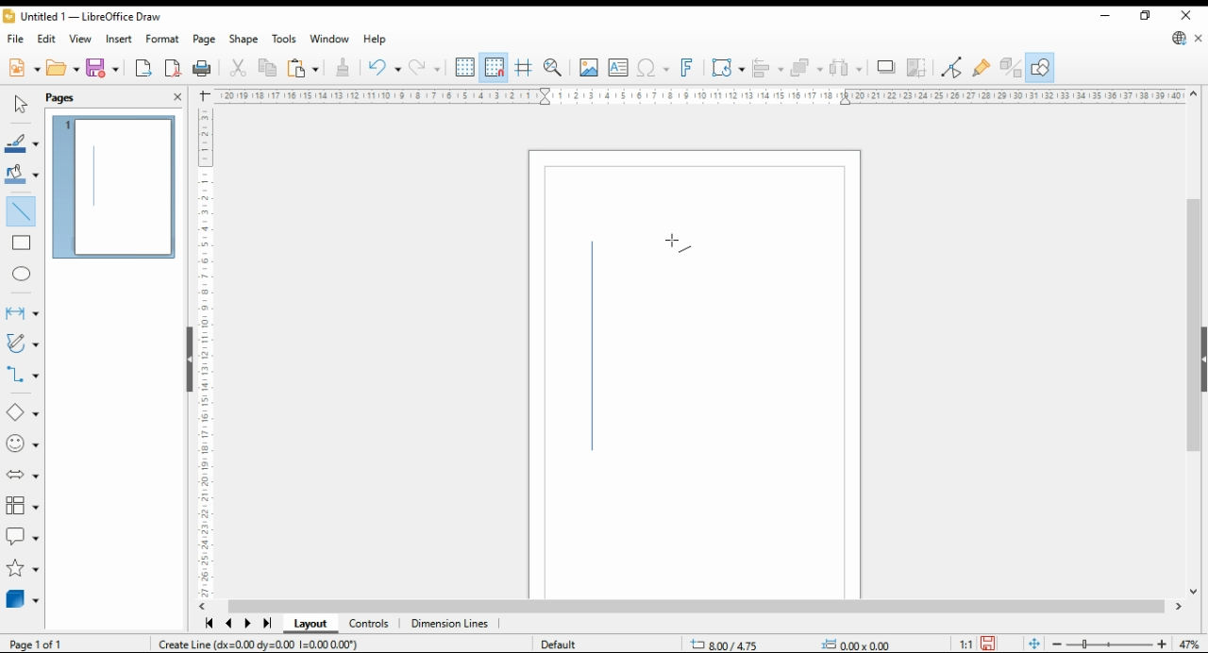 The width and height of the screenshot is (1208, 653). Describe the element at coordinates (23, 537) in the screenshot. I see `callout shapes` at that location.